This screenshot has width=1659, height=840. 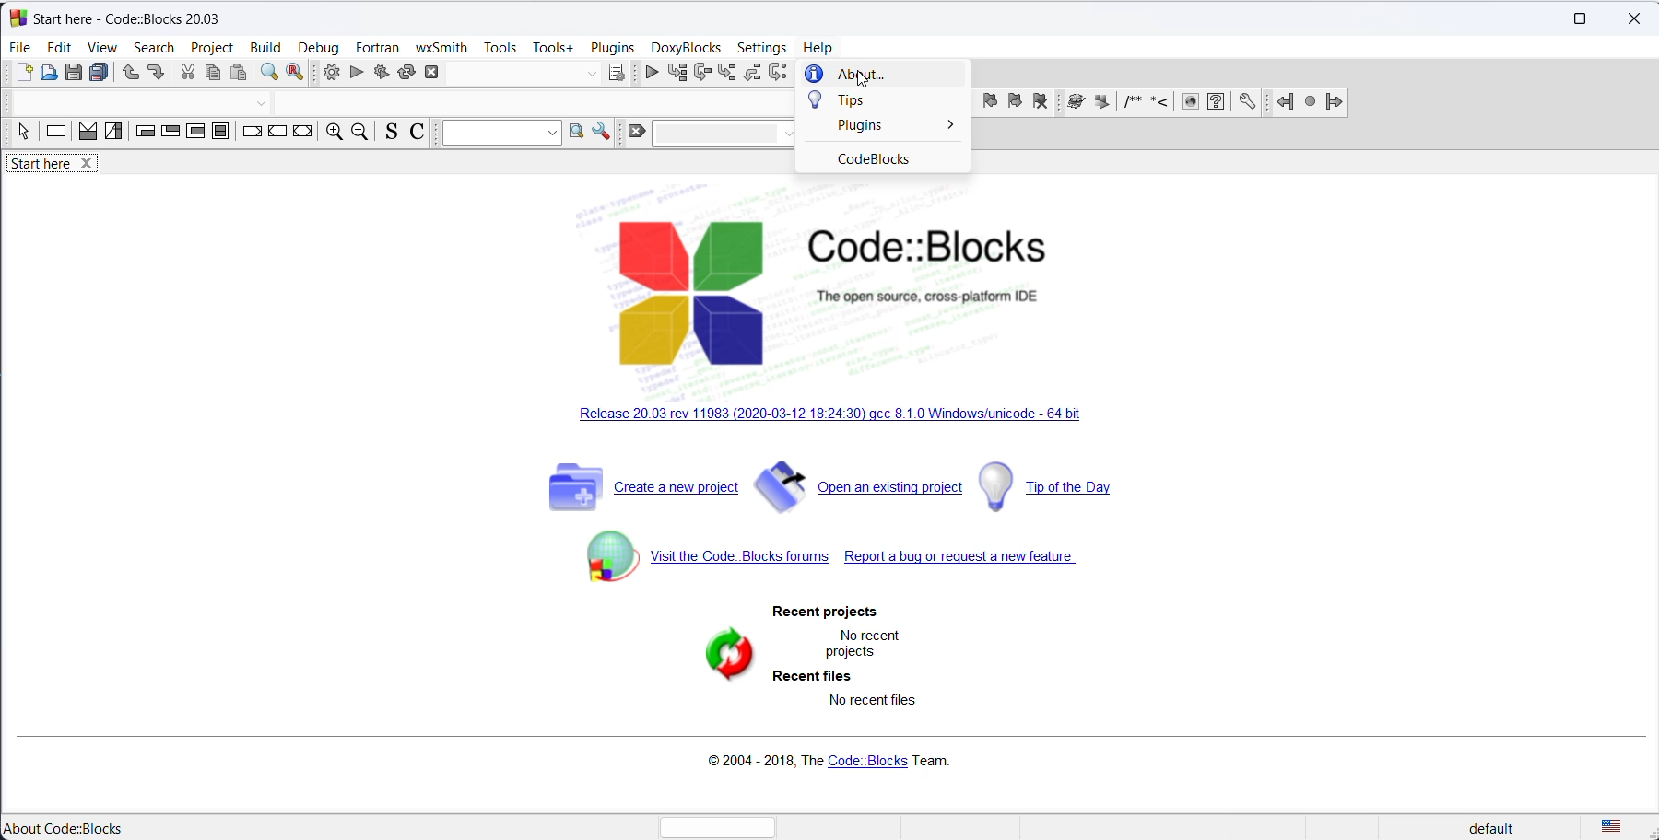 I want to click on Search, so click(x=155, y=47).